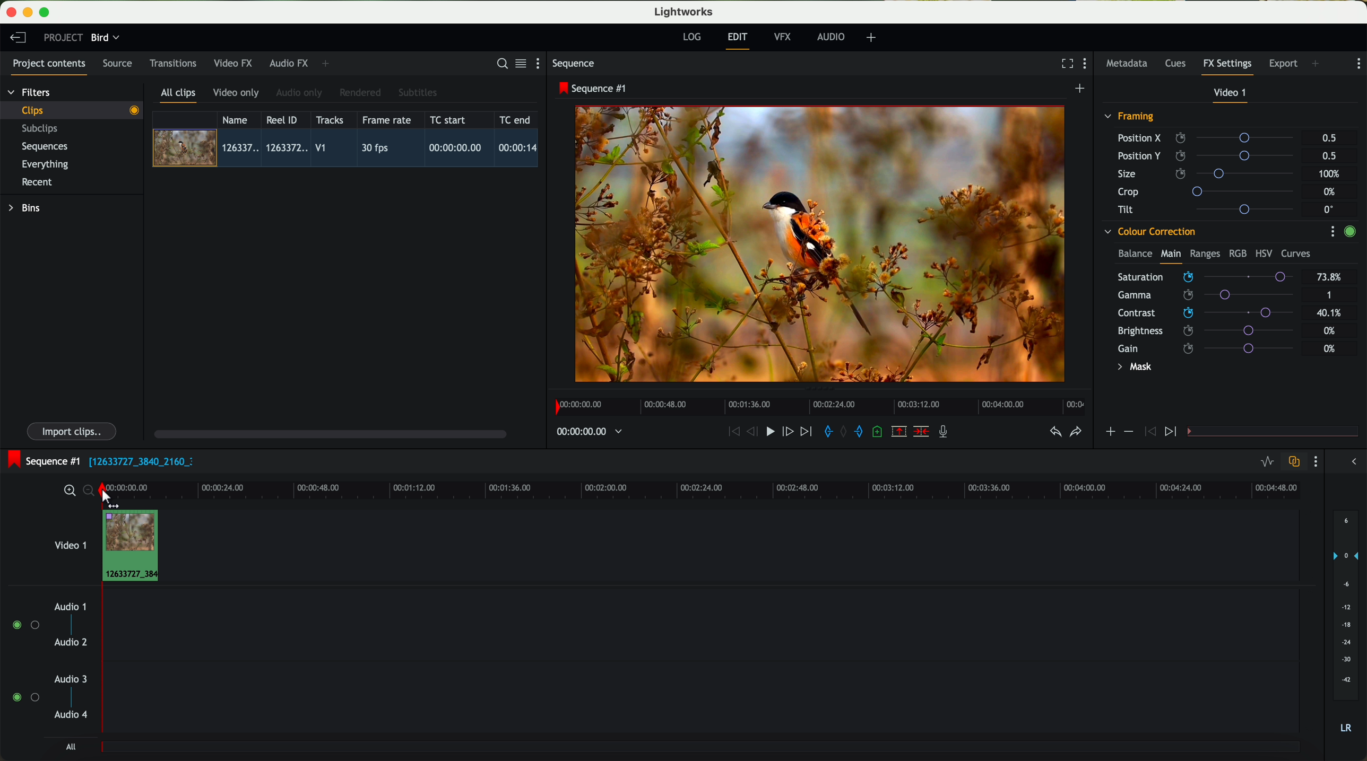 This screenshot has width=1367, height=761. What do you see at coordinates (785, 37) in the screenshot?
I see `VFX` at bounding box center [785, 37].